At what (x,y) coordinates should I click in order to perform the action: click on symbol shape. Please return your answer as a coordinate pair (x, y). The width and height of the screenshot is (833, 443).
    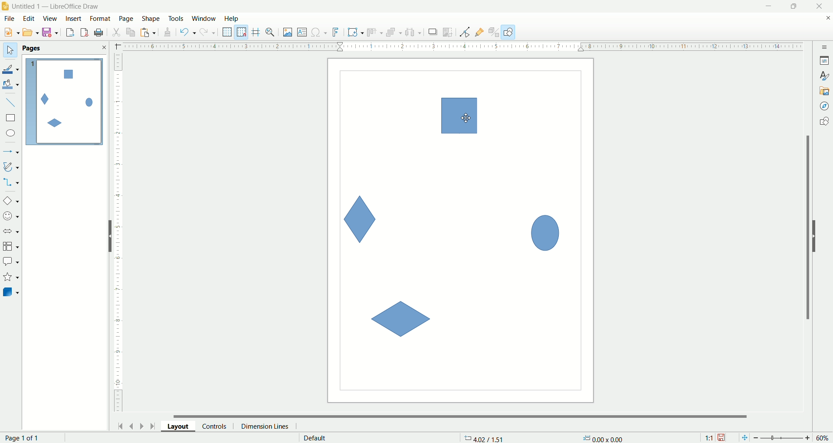
    Looking at the image, I should click on (12, 217).